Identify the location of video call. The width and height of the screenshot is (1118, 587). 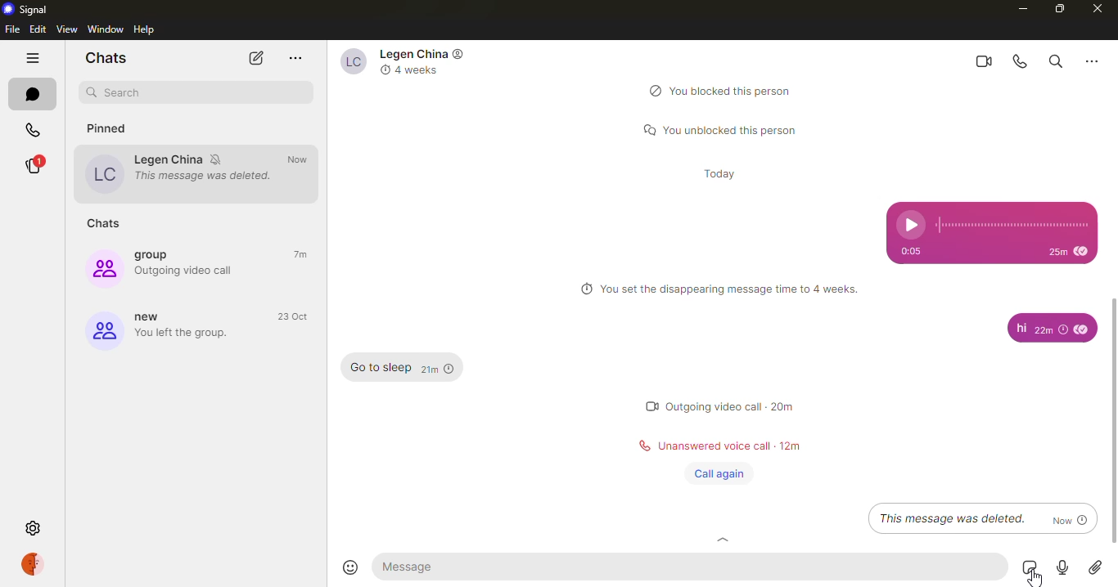
(979, 60).